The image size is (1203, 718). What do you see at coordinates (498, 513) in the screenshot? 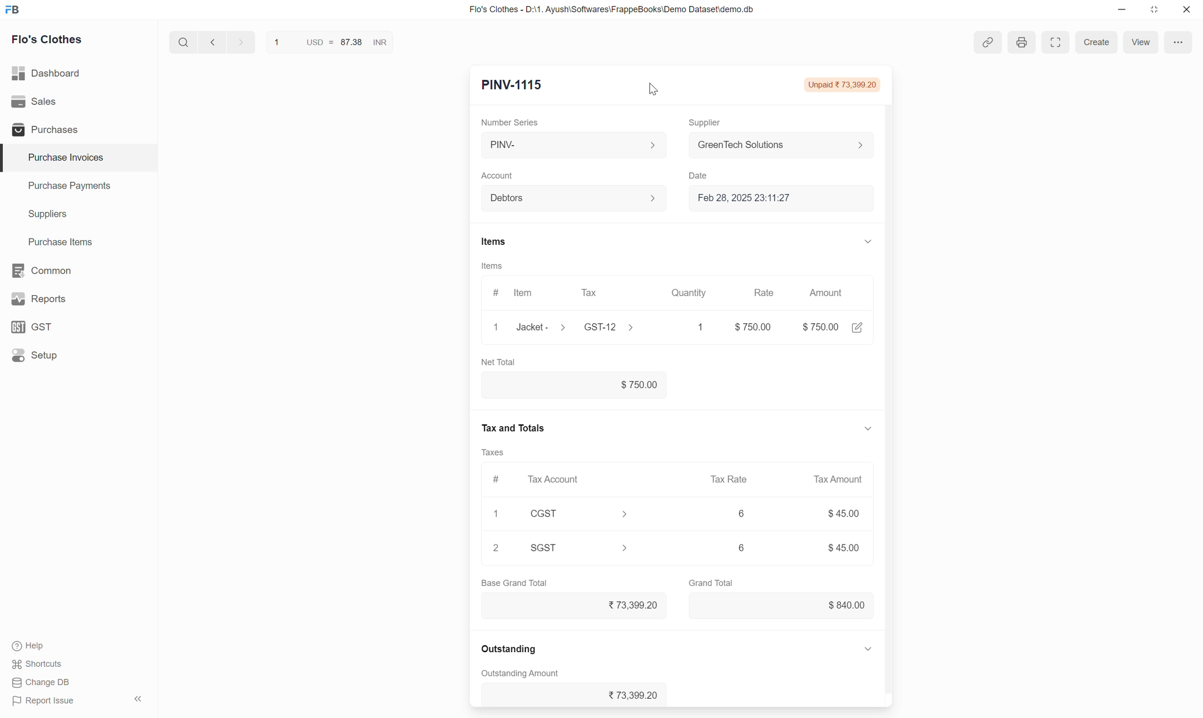
I see `1` at bounding box center [498, 513].